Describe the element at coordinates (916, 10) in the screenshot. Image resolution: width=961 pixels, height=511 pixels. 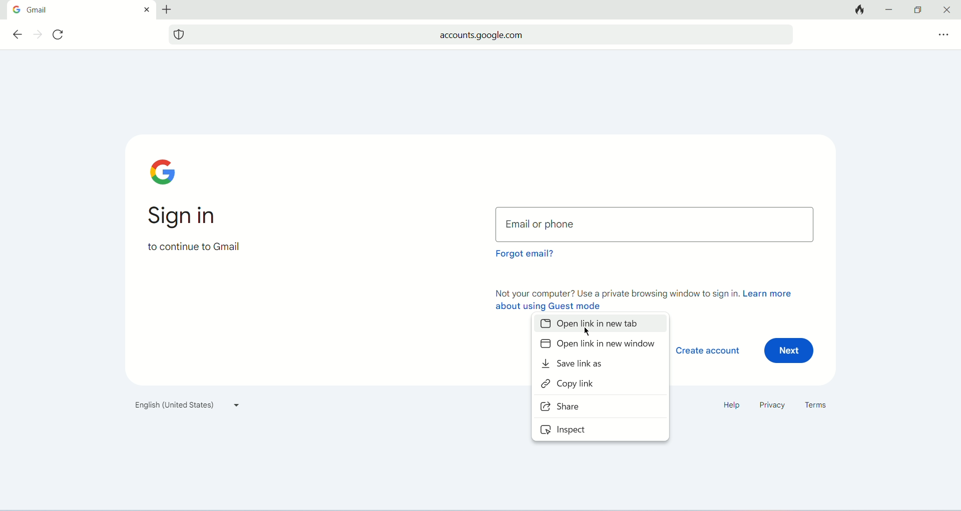
I see `maximize` at that location.